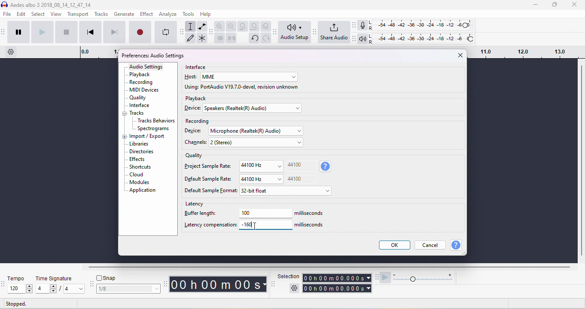 This screenshot has height=309, width=585. I want to click on audacity transport toolbar, so click(4, 32).